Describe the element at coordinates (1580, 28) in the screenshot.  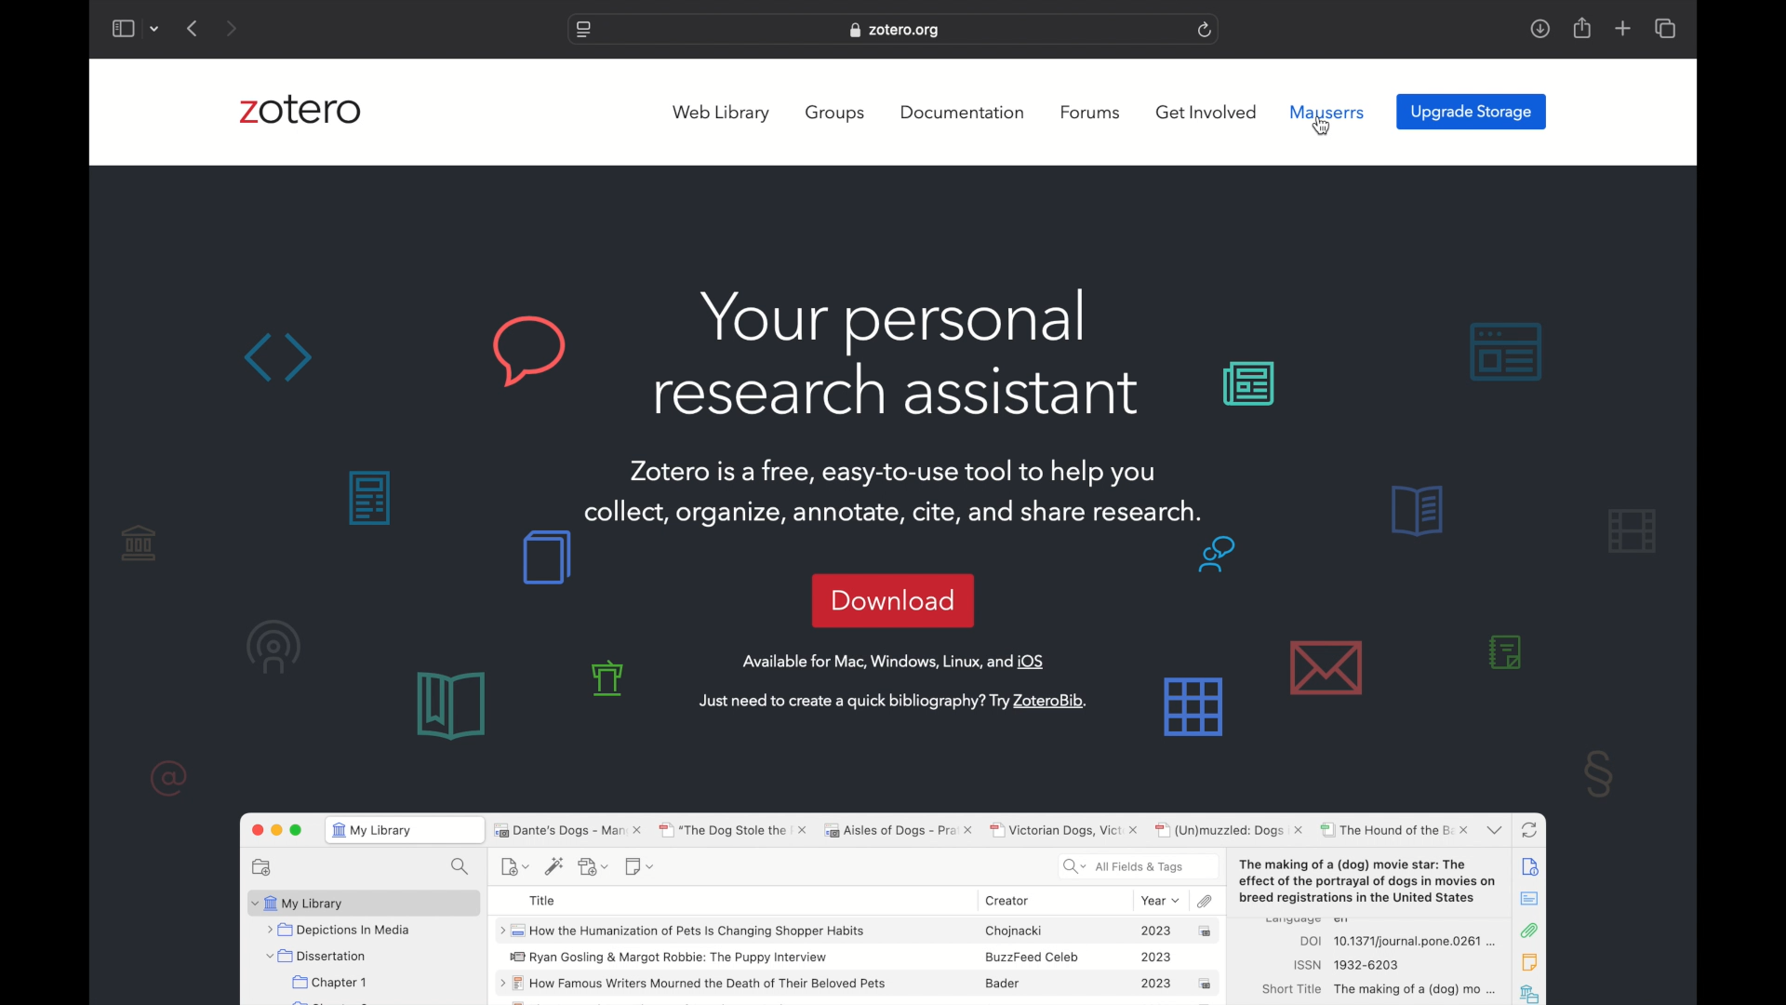
I see `share` at that location.